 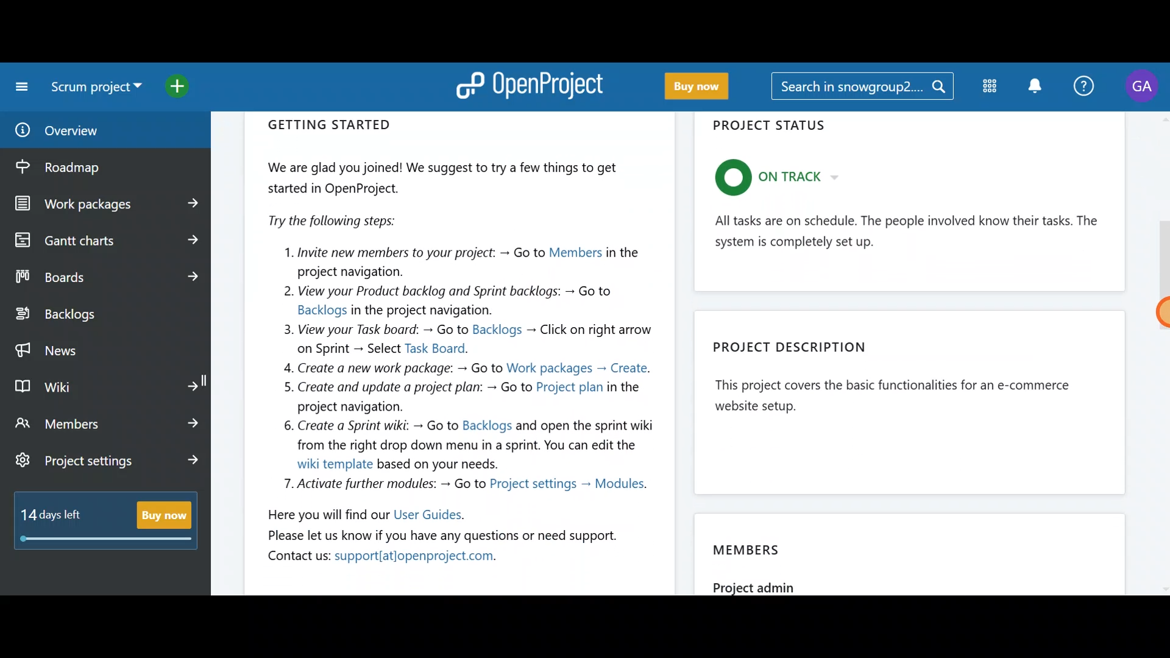 What do you see at coordinates (461, 344) in the screenshot?
I see `Getting started` at bounding box center [461, 344].